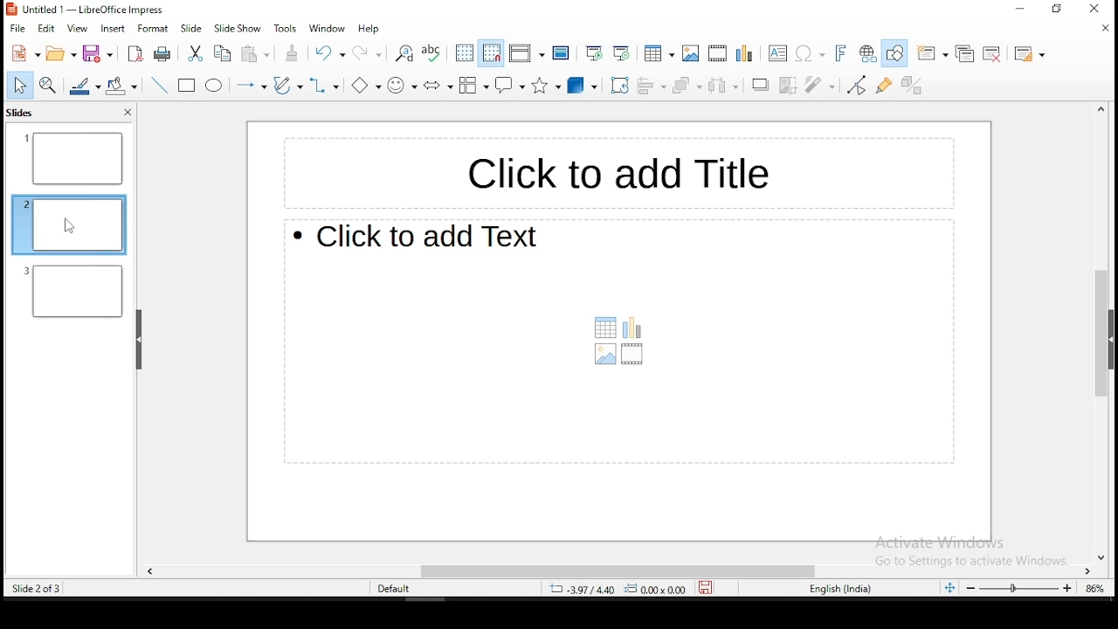 This screenshot has width=1118, height=629. What do you see at coordinates (136, 56) in the screenshot?
I see `export as pdf` at bounding box center [136, 56].